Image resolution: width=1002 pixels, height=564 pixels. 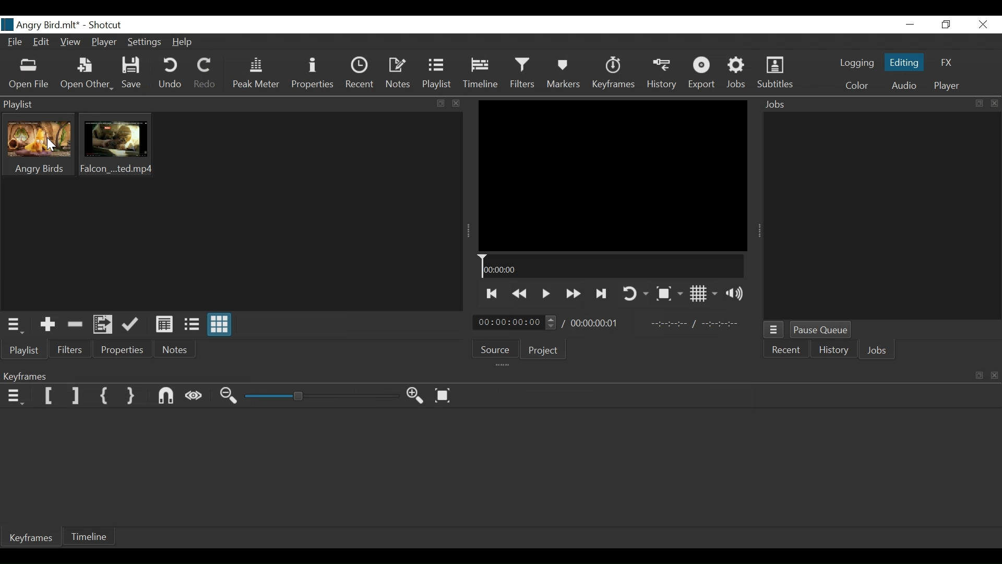 I want to click on Minimize, so click(x=910, y=25).